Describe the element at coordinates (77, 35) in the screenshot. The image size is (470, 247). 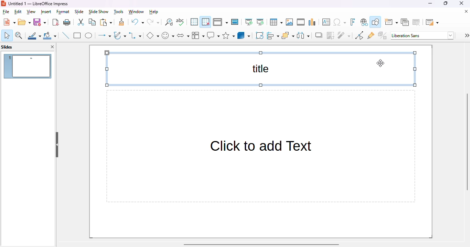
I see `rectangle` at that location.